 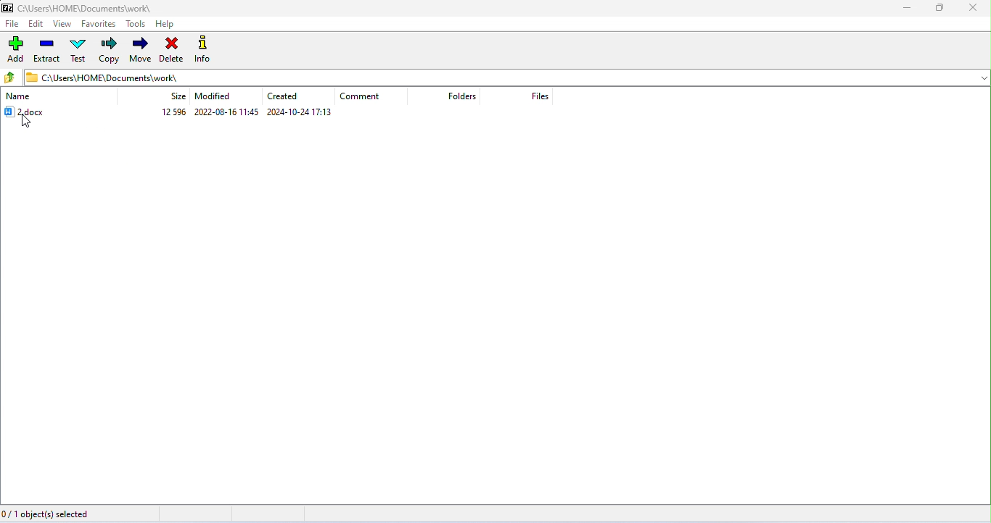 What do you see at coordinates (19, 97) in the screenshot?
I see `name` at bounding box center [19, 97].